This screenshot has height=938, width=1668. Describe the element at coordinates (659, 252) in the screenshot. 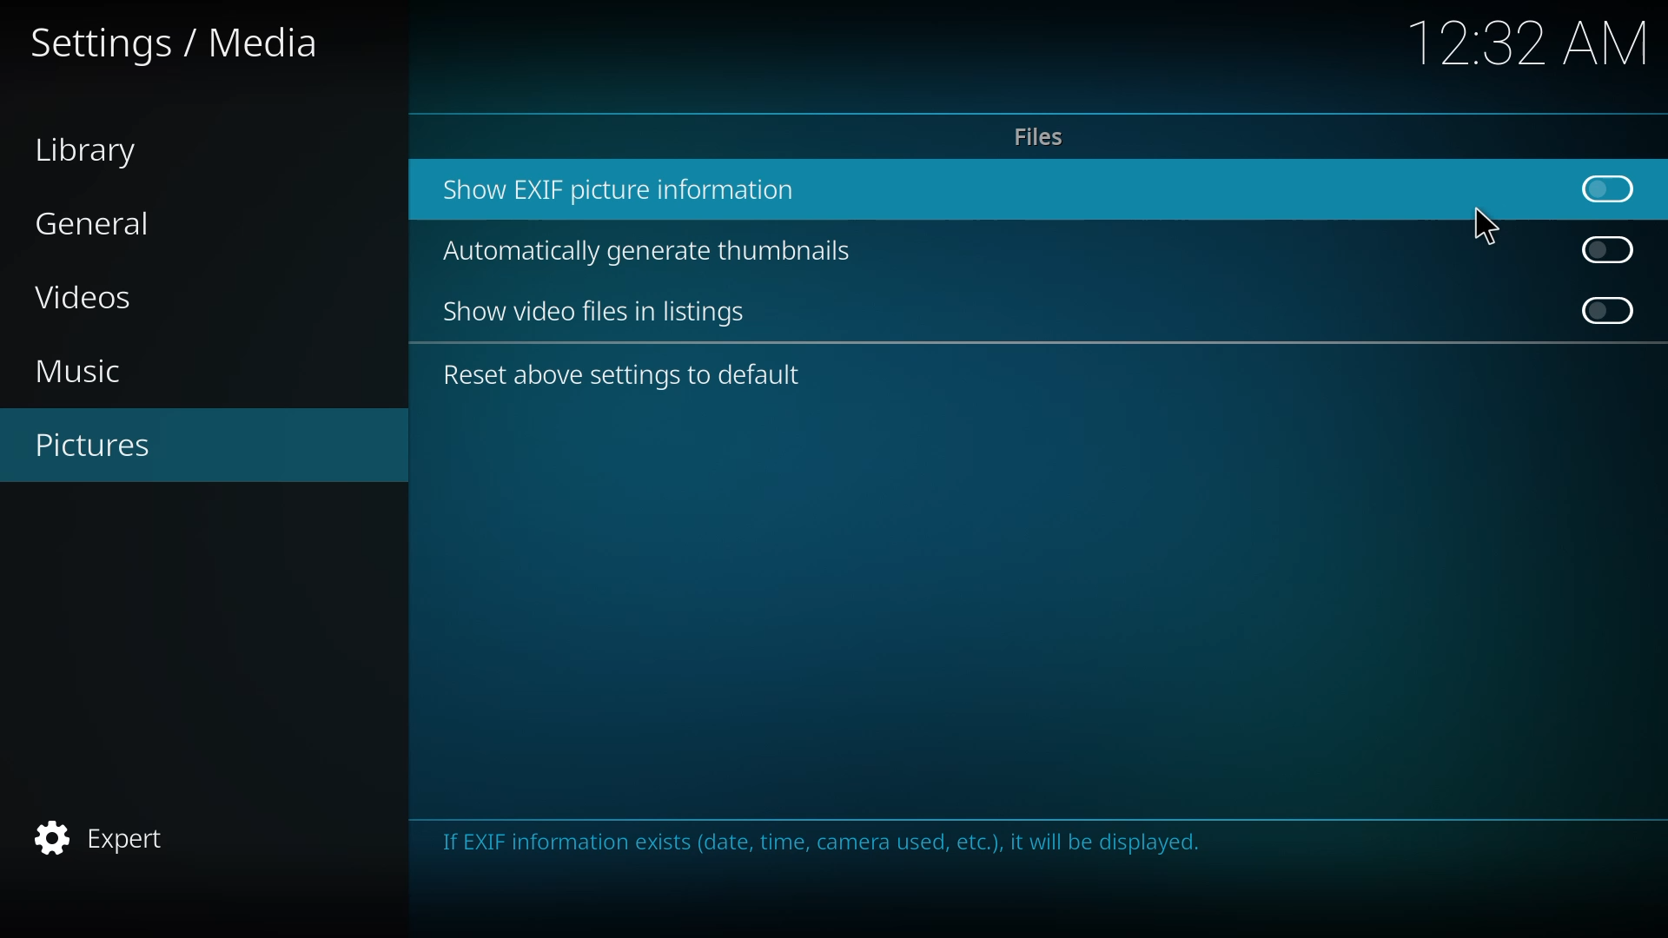

I see `automatically generate thumbnails` at that location.